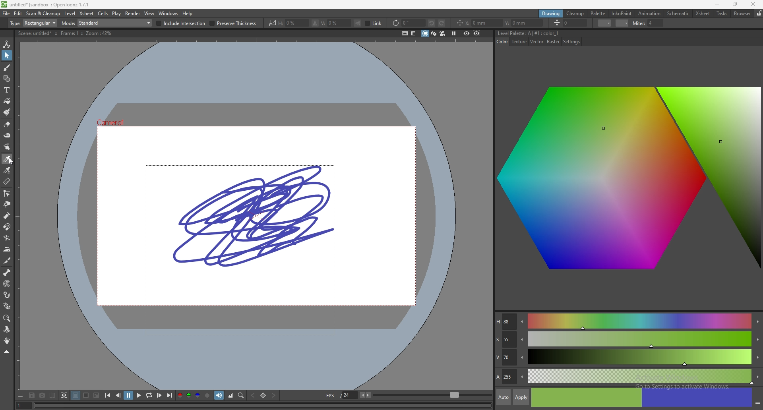  What do you see at coordinates (128, 395) in the screenshot?
I see `pause` at bounding box center [128, 395].